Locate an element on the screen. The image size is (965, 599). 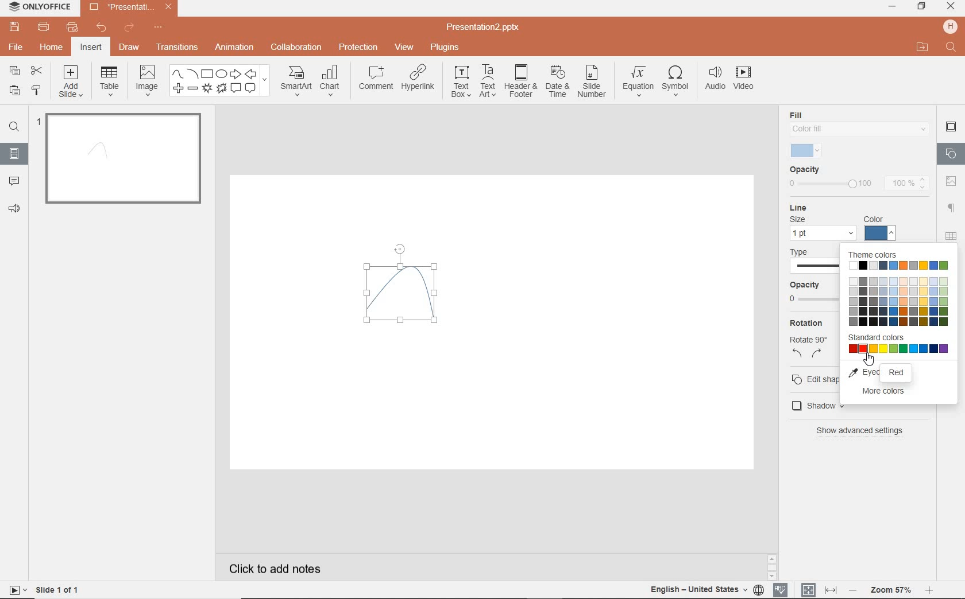
TEXTART is located at coordinates (488, 82).